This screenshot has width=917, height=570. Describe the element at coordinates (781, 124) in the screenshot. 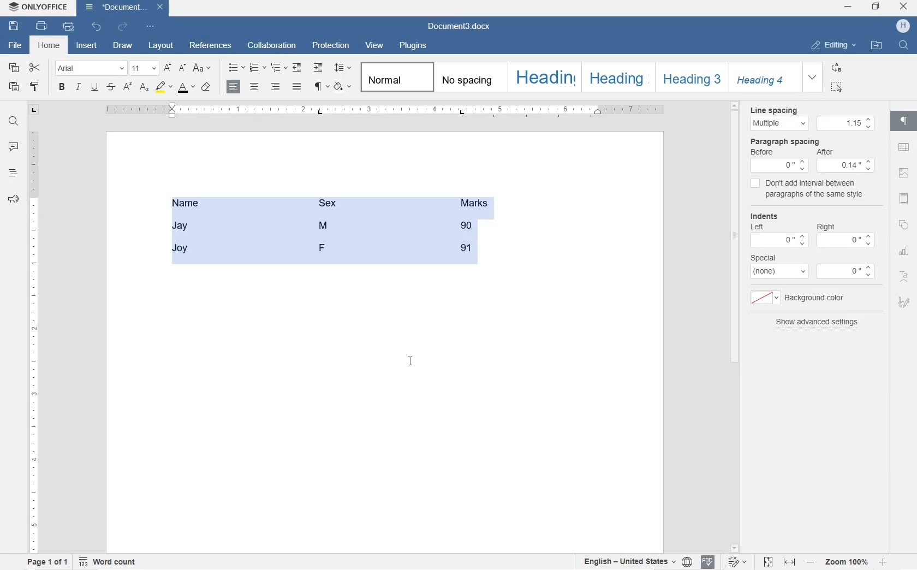

I see `Multiple` at that location.